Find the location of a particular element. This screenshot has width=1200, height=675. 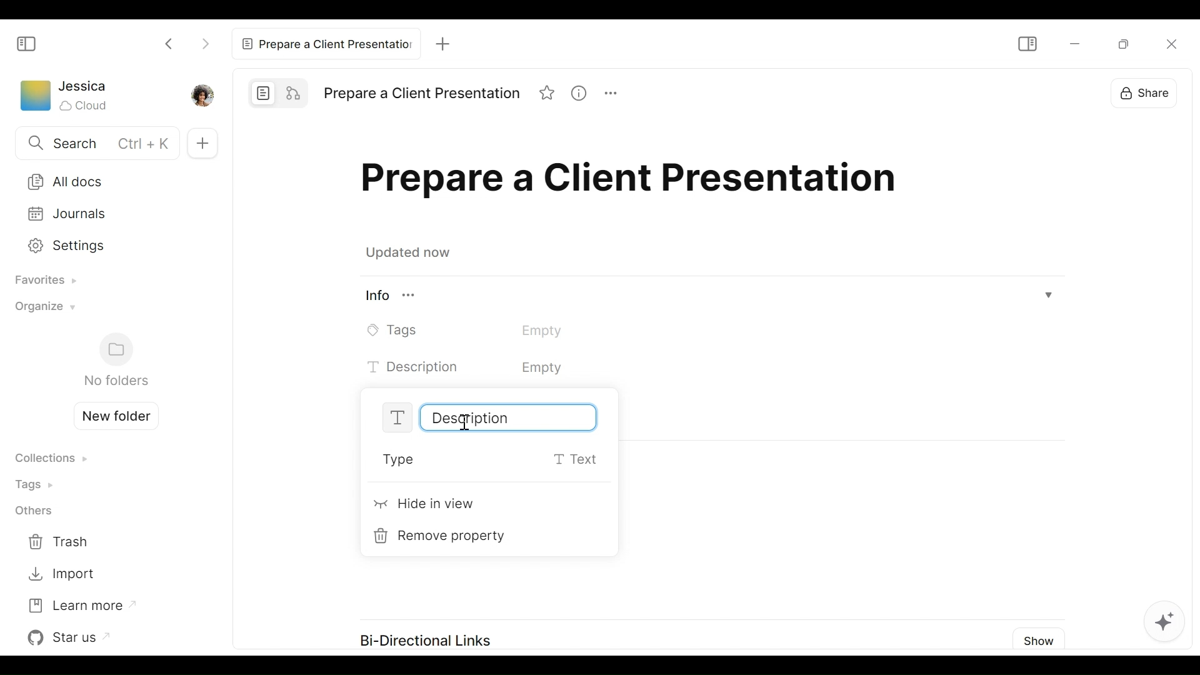

Text is located at coordinates (486, 417).